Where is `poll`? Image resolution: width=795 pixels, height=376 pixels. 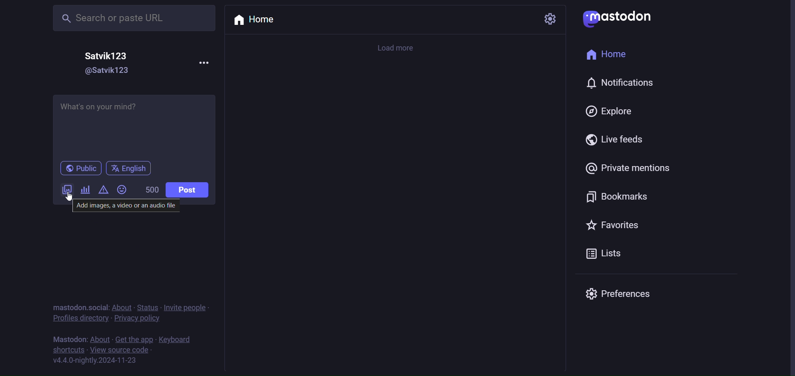
poll is located at coordinates (83, 190).